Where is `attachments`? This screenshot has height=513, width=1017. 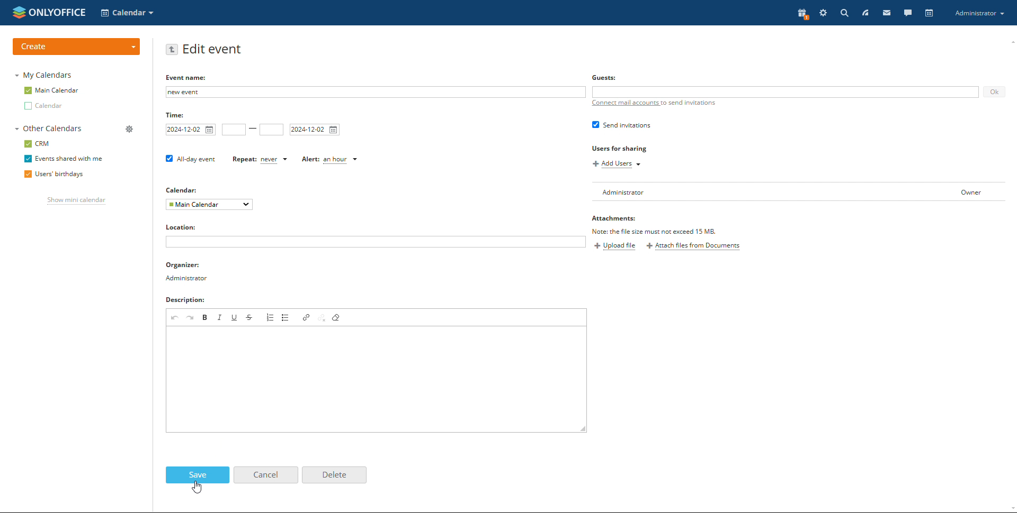 attachments is located at coordinates (615, 219).